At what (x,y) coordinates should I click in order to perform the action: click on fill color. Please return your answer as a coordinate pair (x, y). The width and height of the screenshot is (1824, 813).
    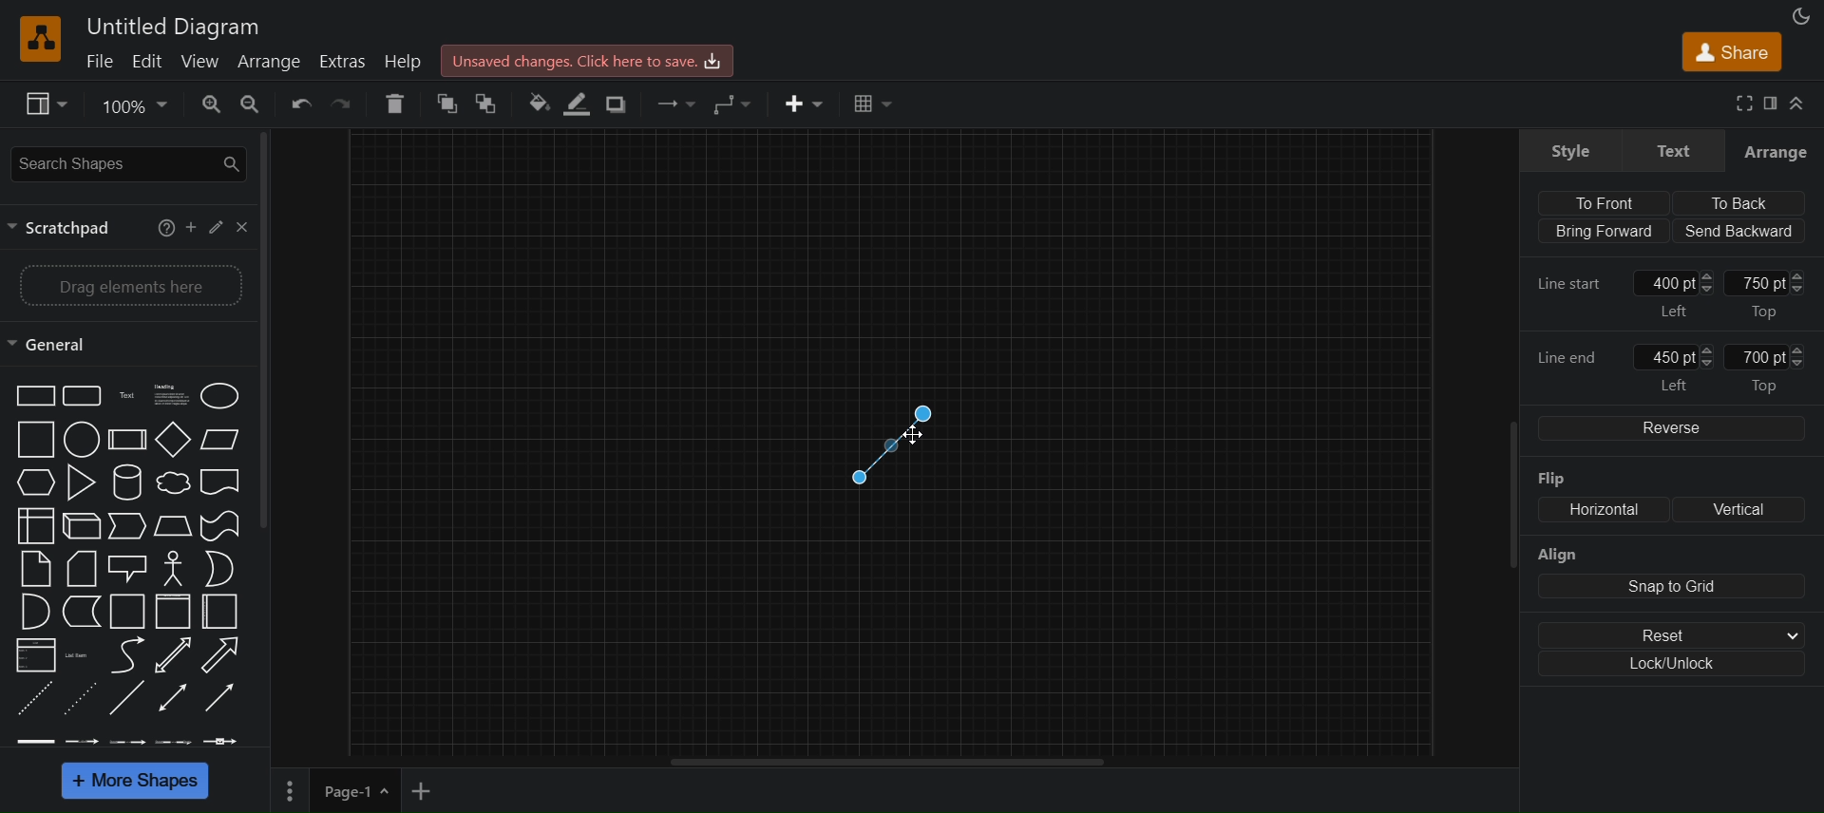
    Looking at the image, I should click on (534, 104).